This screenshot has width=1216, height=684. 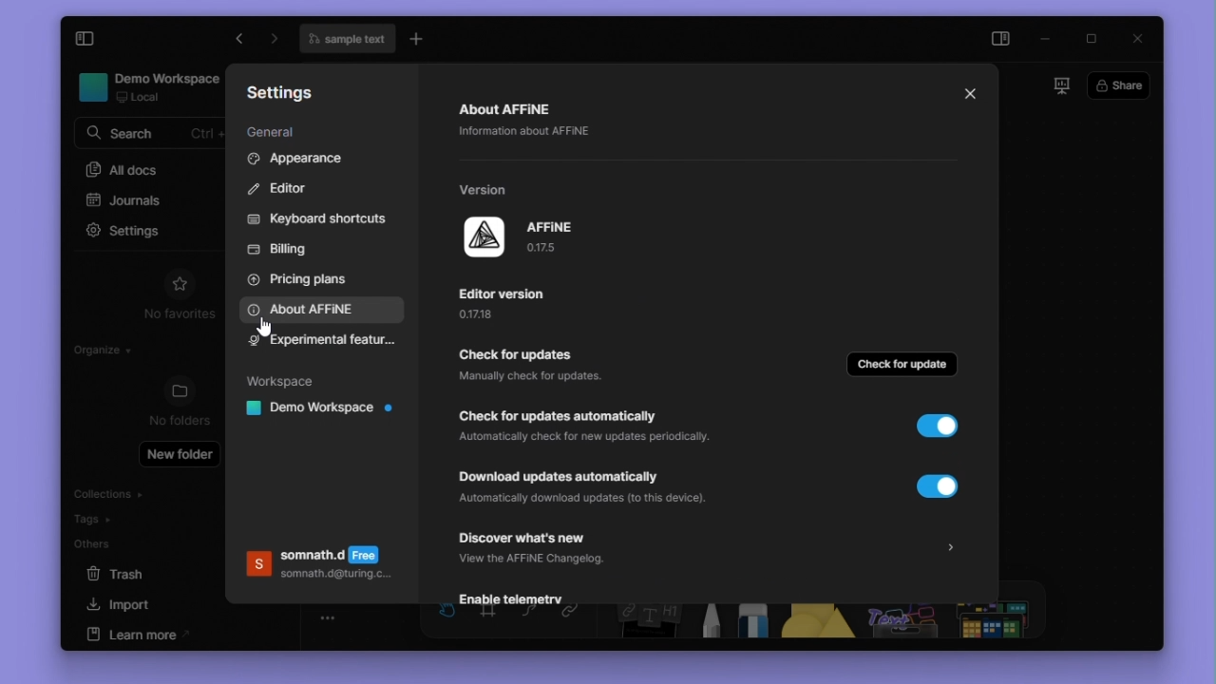 I want to click on file name, so click(x=347, y=40).